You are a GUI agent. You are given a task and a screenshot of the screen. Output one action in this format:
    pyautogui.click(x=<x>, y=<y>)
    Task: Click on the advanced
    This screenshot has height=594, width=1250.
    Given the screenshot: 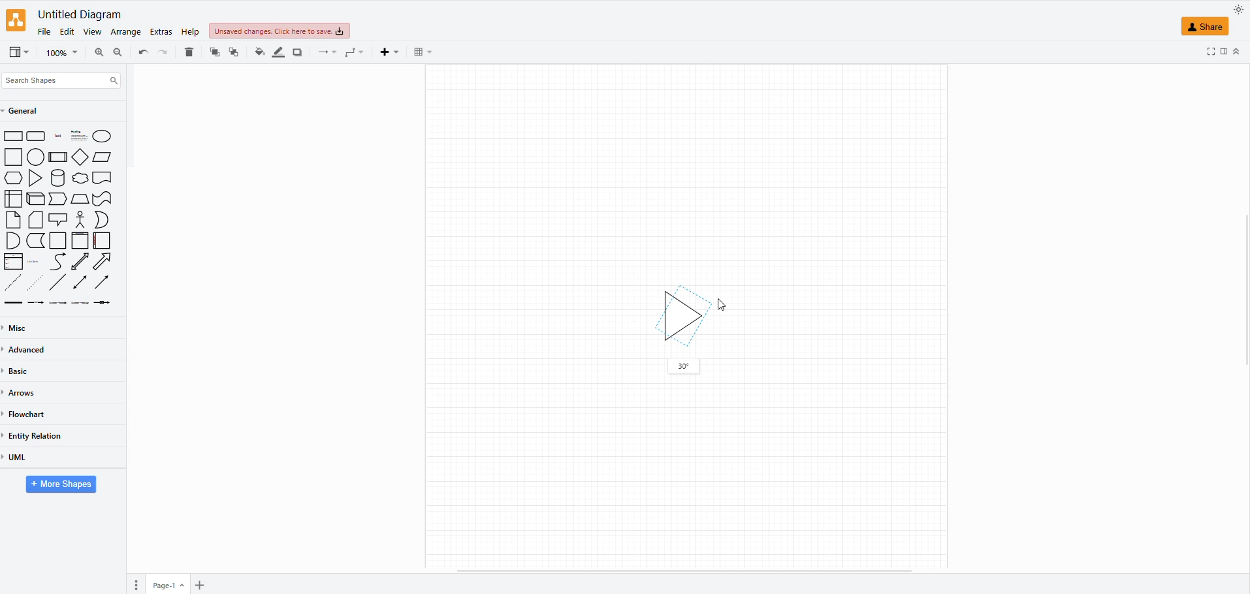 What is the action you would take?
    pyautogui.click(x=30, y=350)
    